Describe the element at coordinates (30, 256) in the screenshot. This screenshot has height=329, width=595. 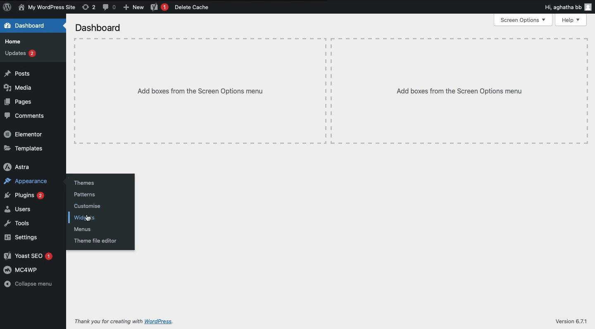
I see `Yoast SEO` at that location.